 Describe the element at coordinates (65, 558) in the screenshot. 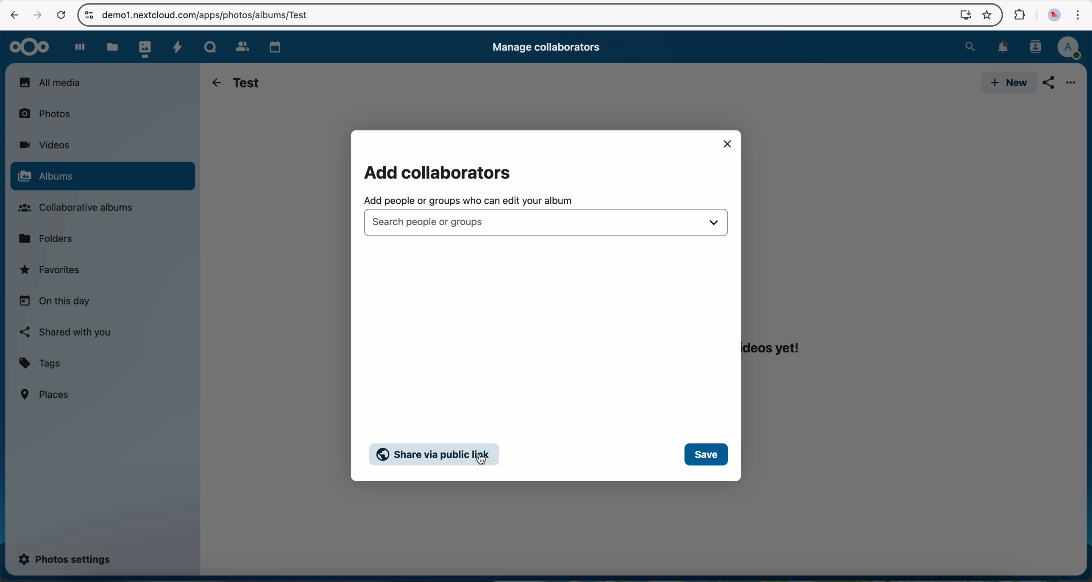

I see `photos settings` at that location.